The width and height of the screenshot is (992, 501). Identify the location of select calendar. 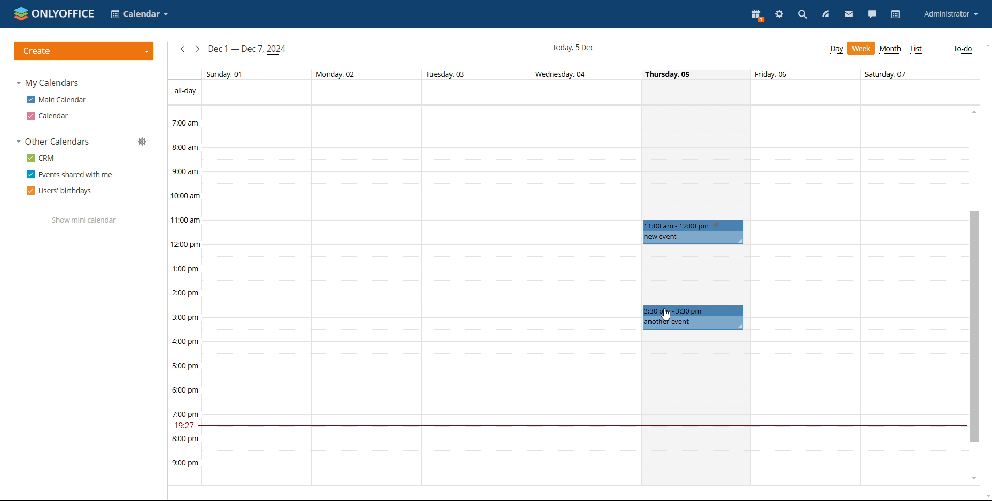
(139, 14).